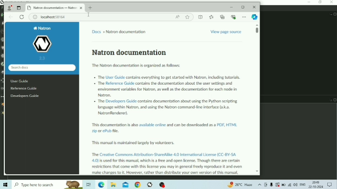 The width and height of the screenshot is (337, 189). Describe the element at coordinates (240, 185) in the screenshot. I see `Temperature` at that location.